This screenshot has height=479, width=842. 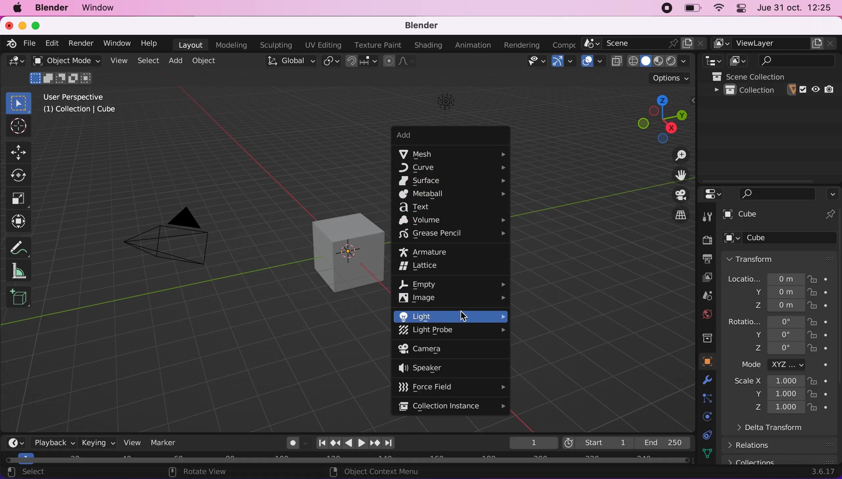 I want to click on scene collection, so click(x=776, y=76).